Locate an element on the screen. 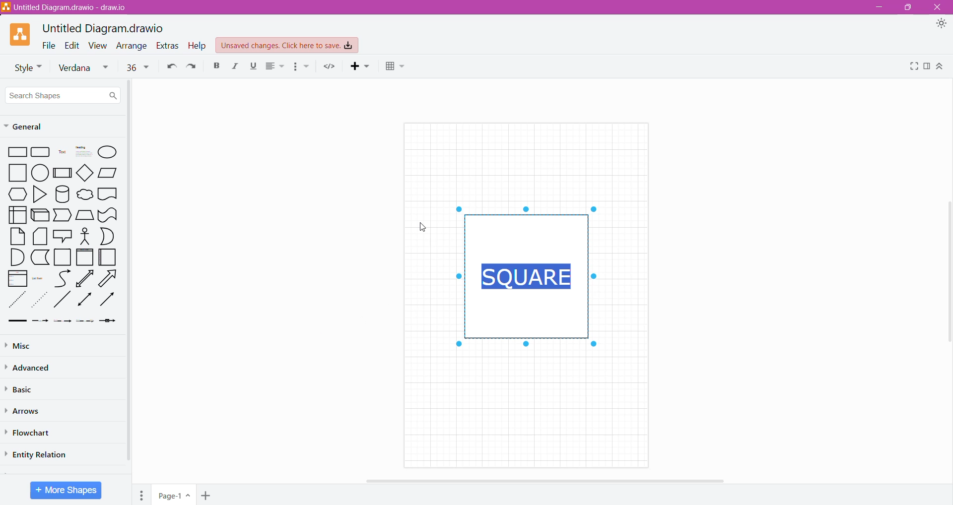  Underline is located at coordinates (252, 68).